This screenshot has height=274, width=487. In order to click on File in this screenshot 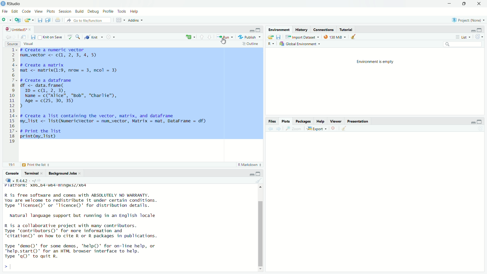, I will do `click(5, 11)`.